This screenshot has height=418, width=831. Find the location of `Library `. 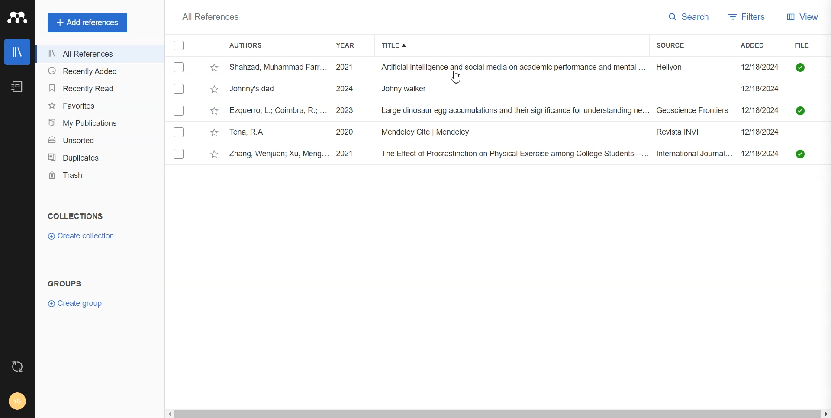

Library  is located at coordinates (17, 52).